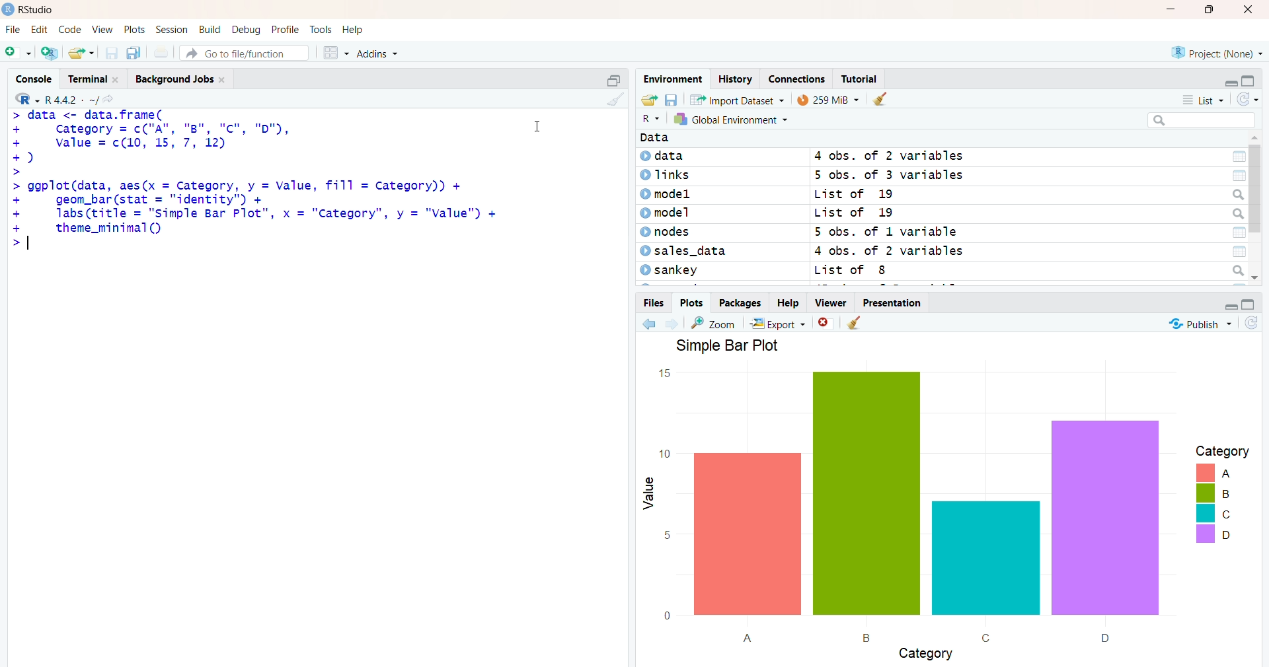  Describe the element at coordinates (355, 30) in the screenshot. I see `help` at that location.